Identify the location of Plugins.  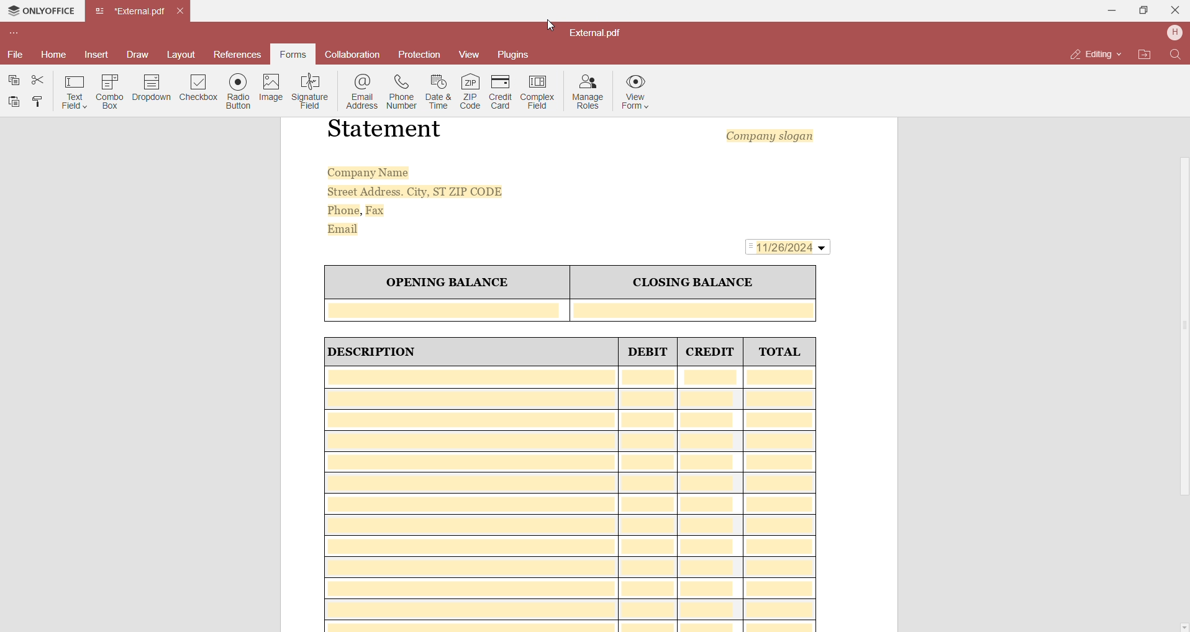
(518, 54).